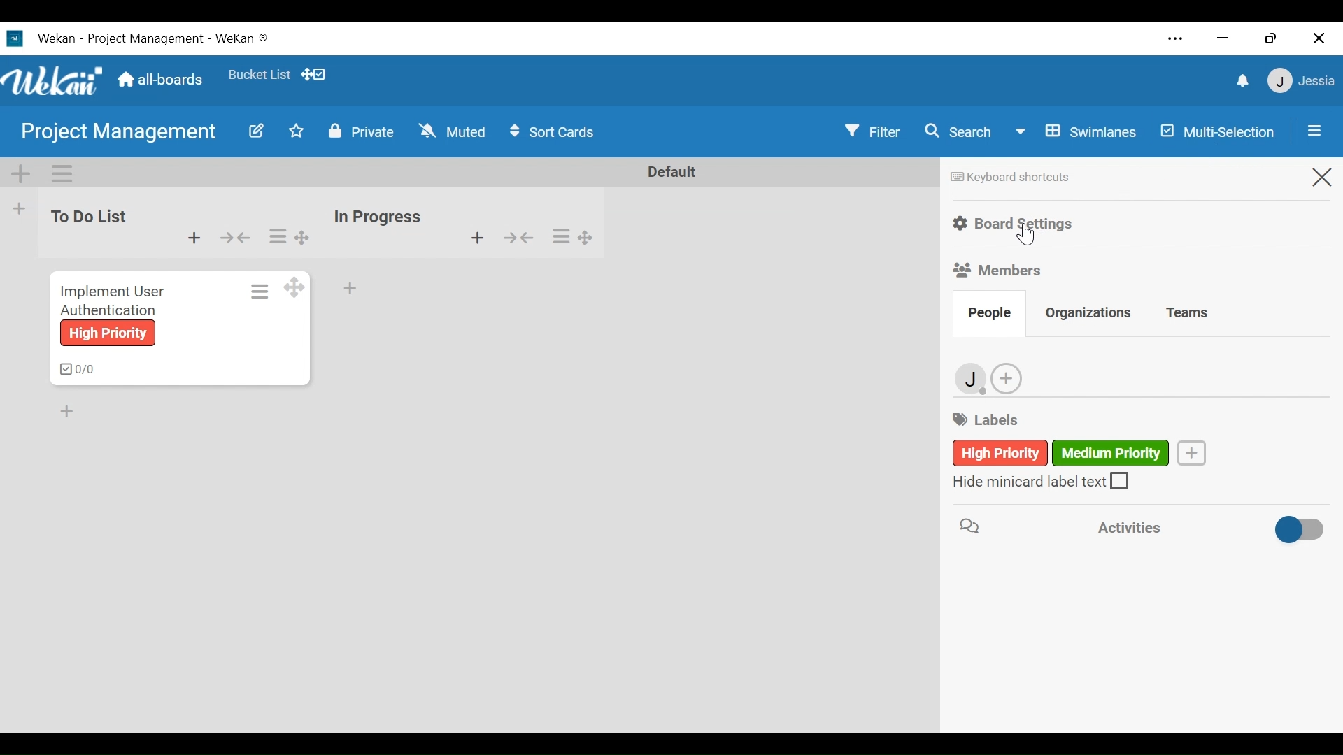 The height and width of the screenshot is (755, 1343). What do you see at coordinates (111, 299) in the screenshot?
I see `Implement user authentication` at bounding box center [111, 299].